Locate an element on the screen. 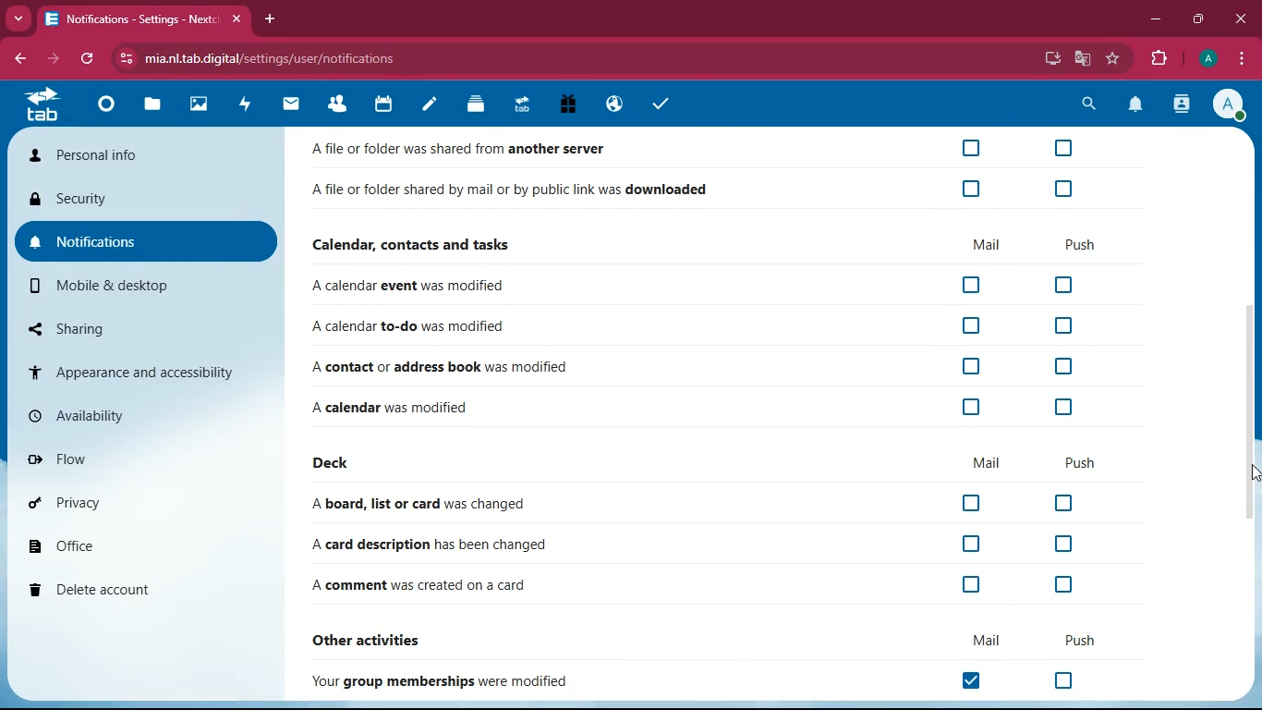 The width and height of the screenshot is (1262, 710). off is located at coordinates (971, 148).